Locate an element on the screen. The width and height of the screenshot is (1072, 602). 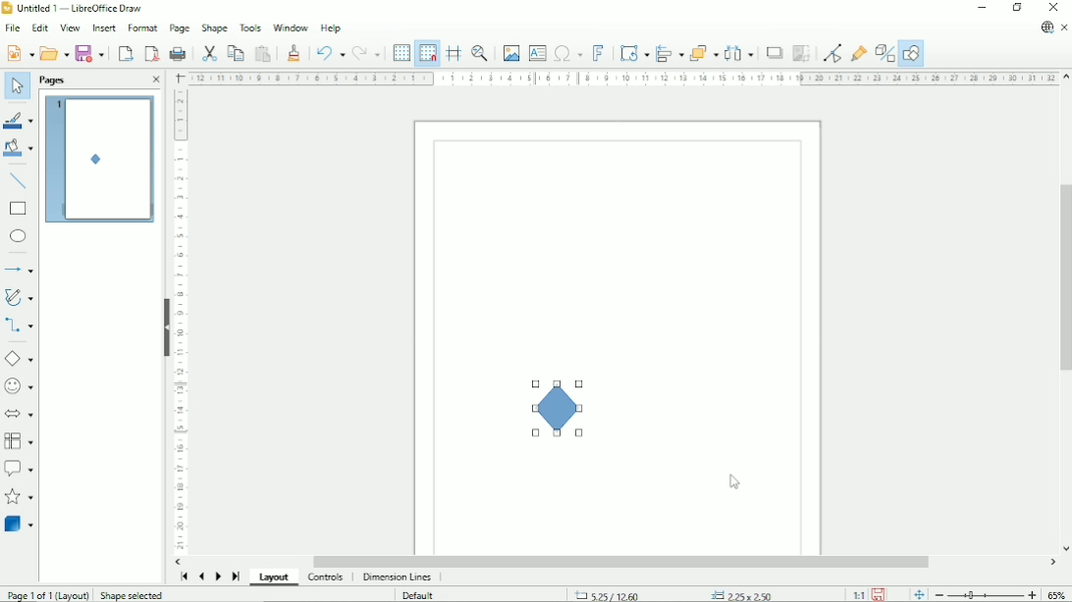
Vertical scroll button is located at coordinates (1065, 548).